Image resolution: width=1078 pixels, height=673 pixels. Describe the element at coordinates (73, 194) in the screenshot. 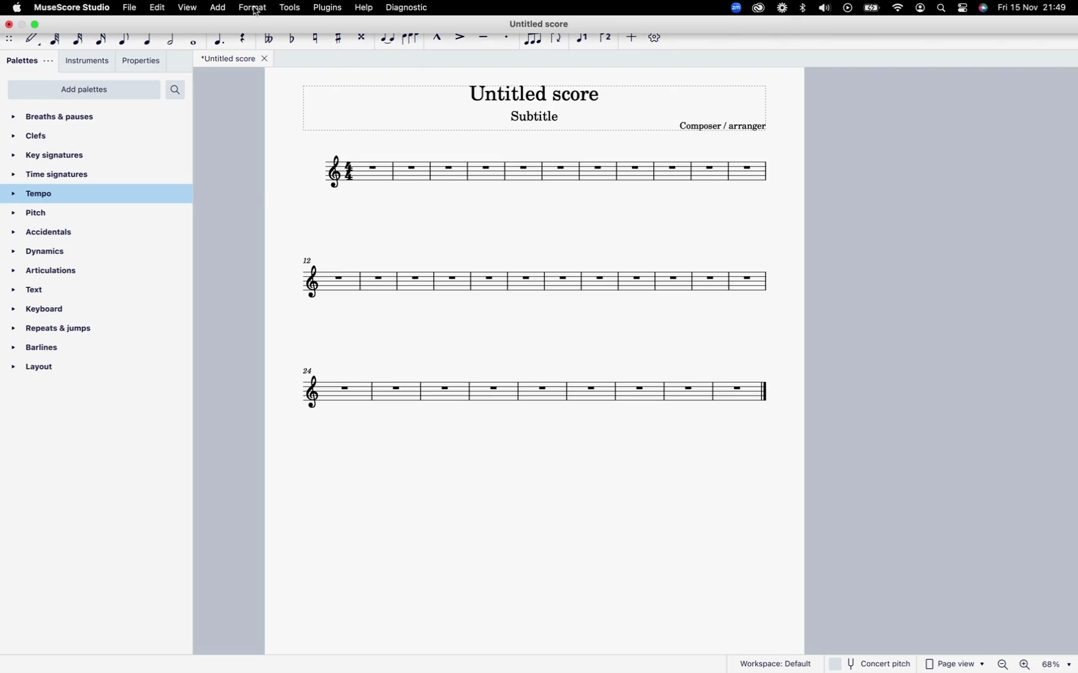

I see `tempo` at that location.